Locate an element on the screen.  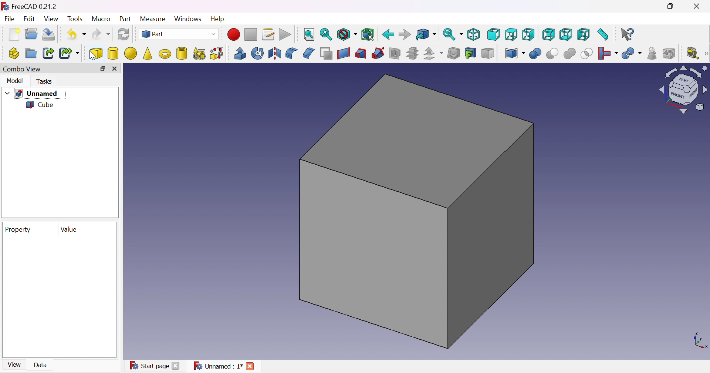
Split objects is located at coordinates (631, 53).